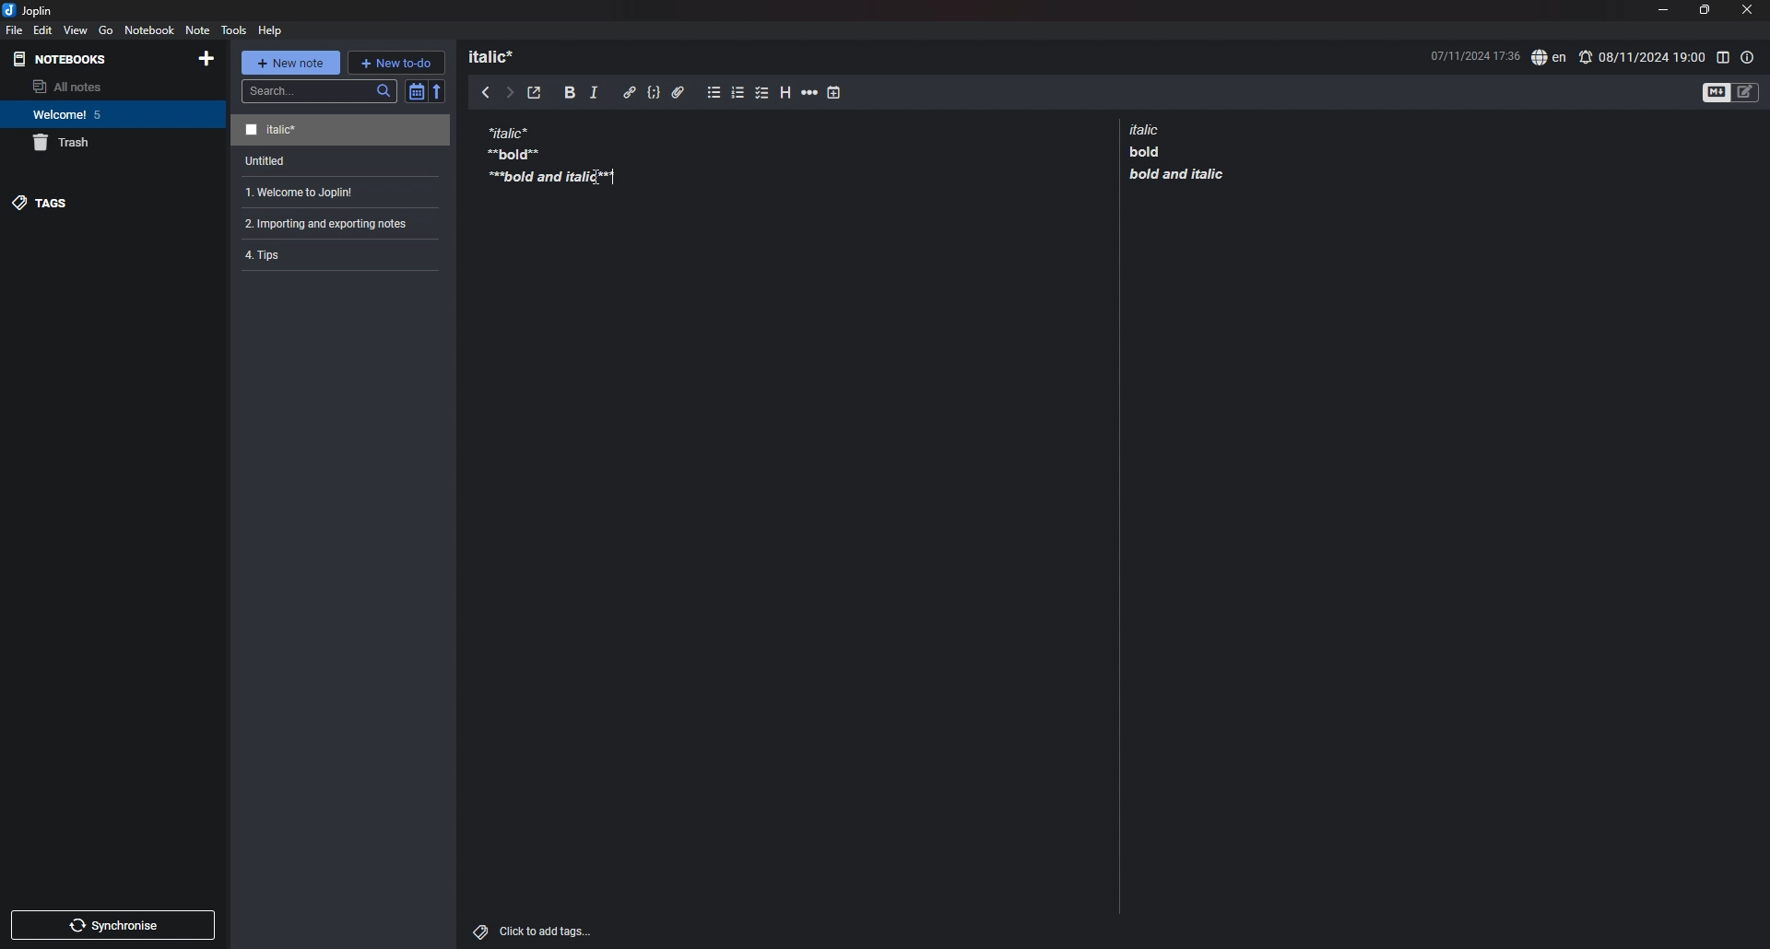  Describe the element at coordinates (196, 29) in the screenshot. I see `note` at that location.